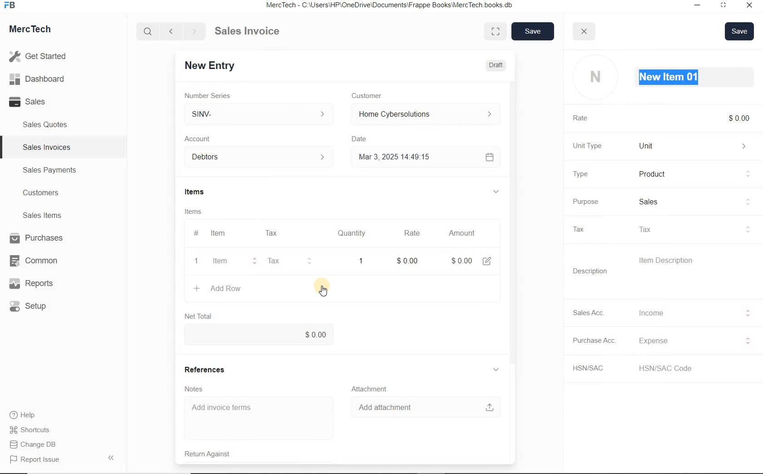 The width and height of the screenshot is (763, 474). Describe the element at coordinates (391, 5) in the screenshot. I see `MercTech - C:\Users\HP\OneDrive\Documents\Frappe Books\MercTech books db` at that location.